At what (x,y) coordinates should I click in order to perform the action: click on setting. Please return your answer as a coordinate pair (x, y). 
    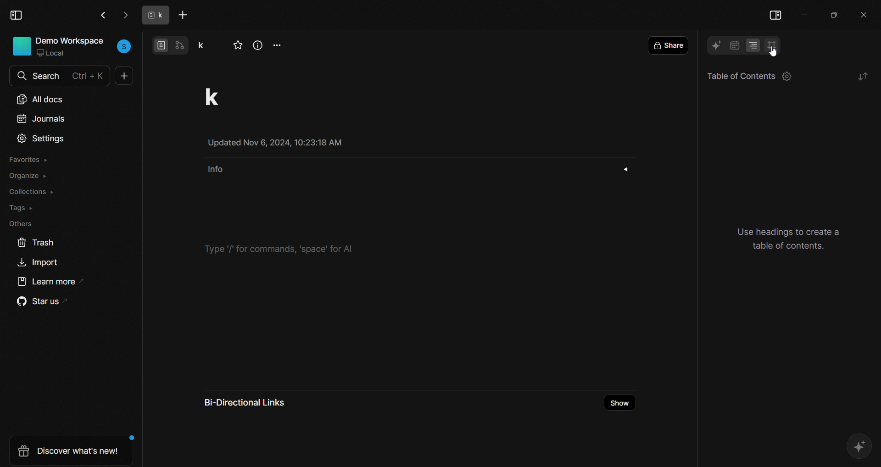
    Looking at the image, I should click on (788, 78).